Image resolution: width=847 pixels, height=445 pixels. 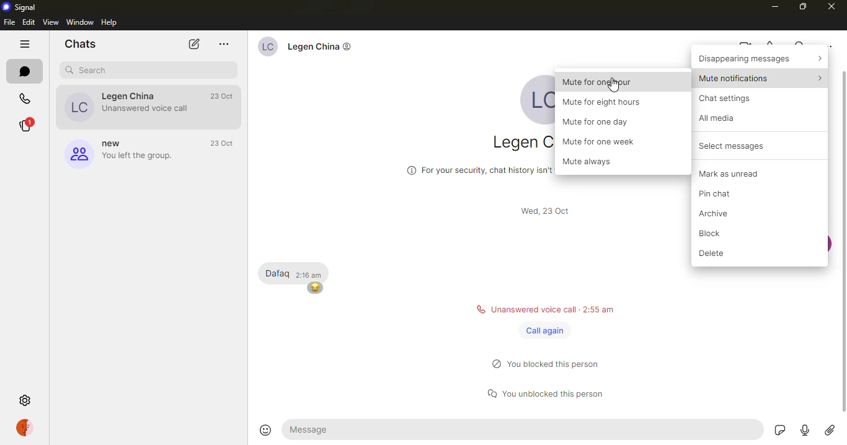 I want to click on block, so click(x=706, y=234).